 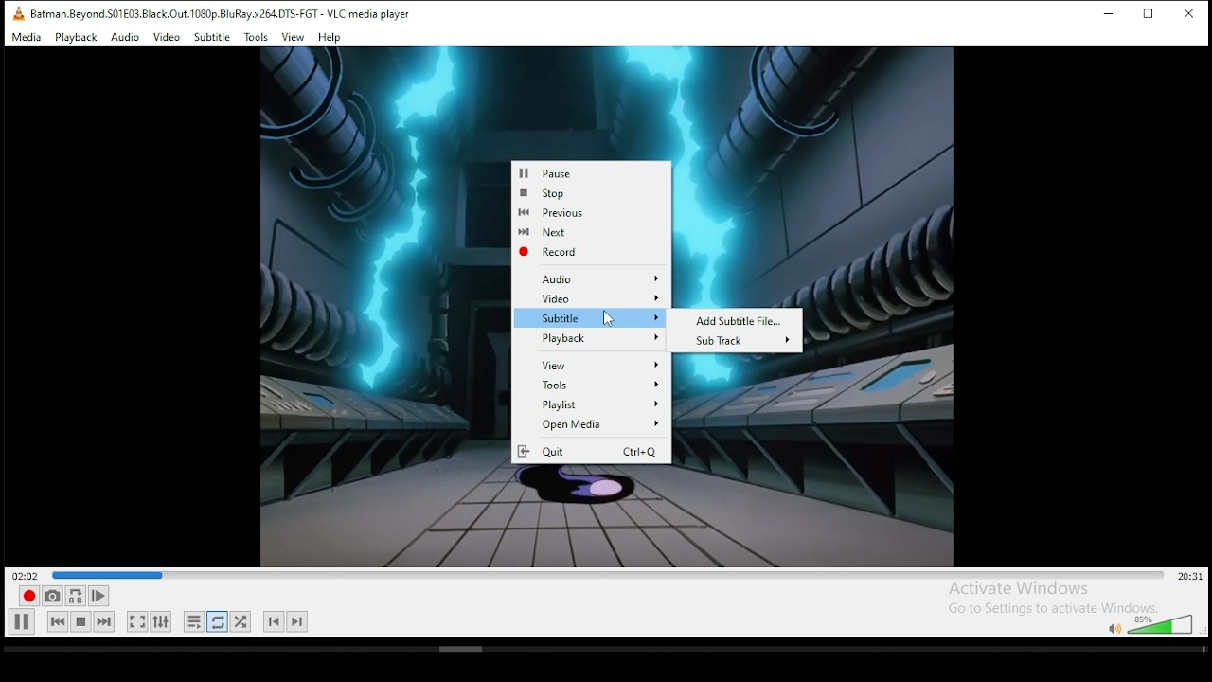 What do you see at coordinates (365, 309) in the screenshot?
I see `video preview` at bounding box center [365, 309].